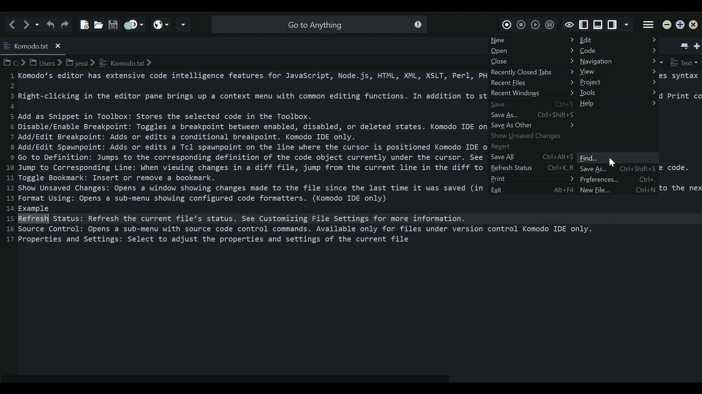 This screenshot has height=394, width=702. What do you see at coordinates (230, 379) in the screenshot?
I see `Horizontal Scroll bar` at bounding box center [230, 379].